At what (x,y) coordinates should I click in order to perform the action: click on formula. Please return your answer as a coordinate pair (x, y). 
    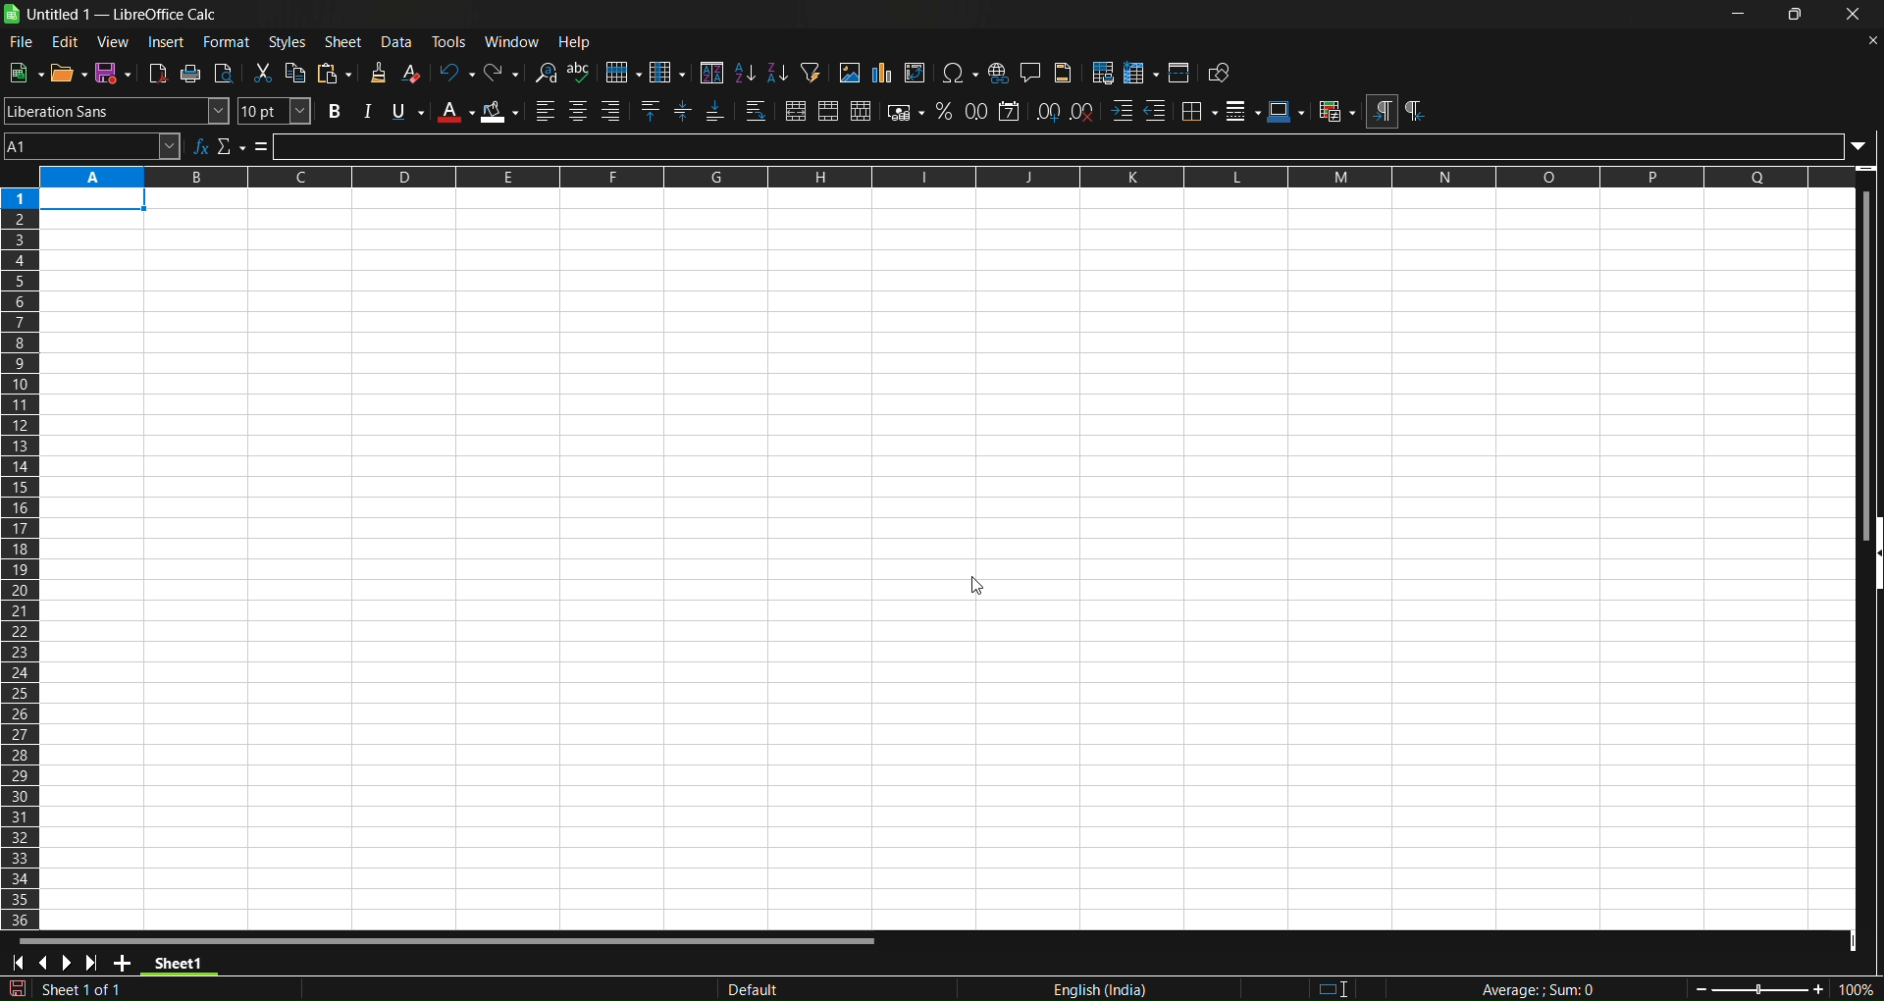
    Looking at the image, I should click on (262, 147).